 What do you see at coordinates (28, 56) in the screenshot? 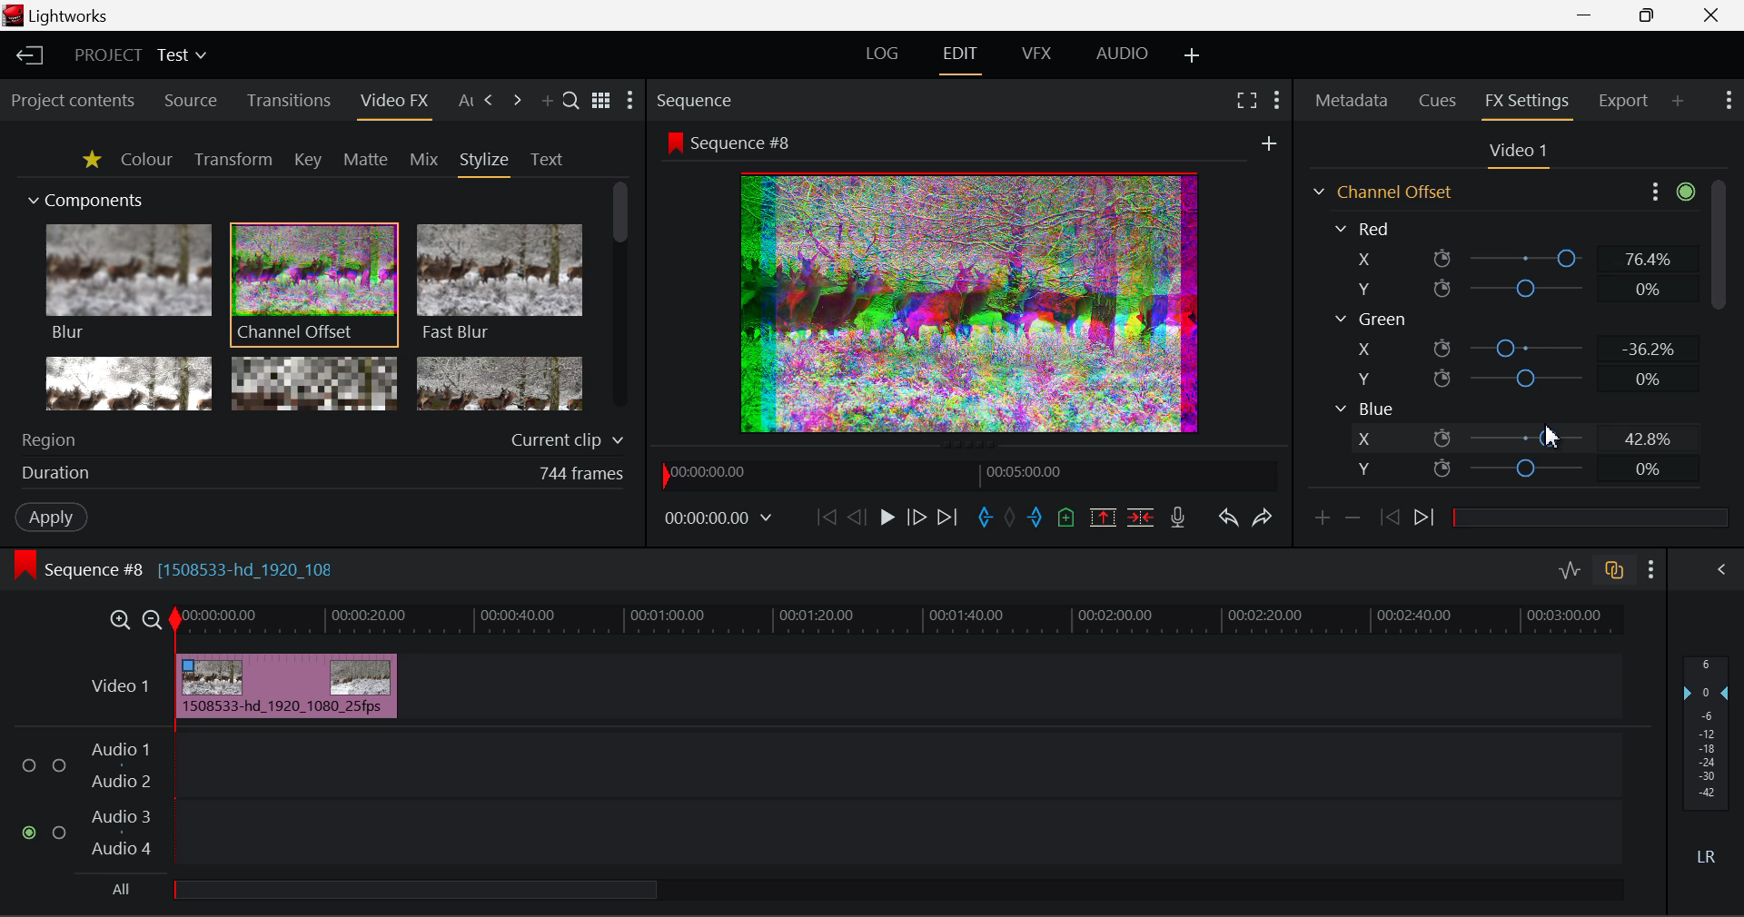
I see `Back to Homepage` at bounding box center [28, 56].